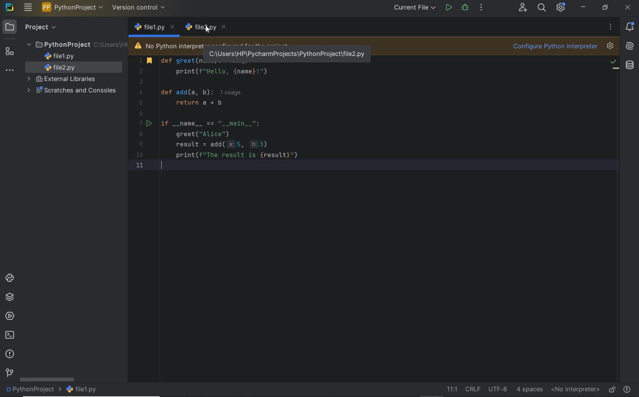  What do you see at coordinates (63, 79) in the screenshot?
I see `external libraries` at bounding box center [63, 79].